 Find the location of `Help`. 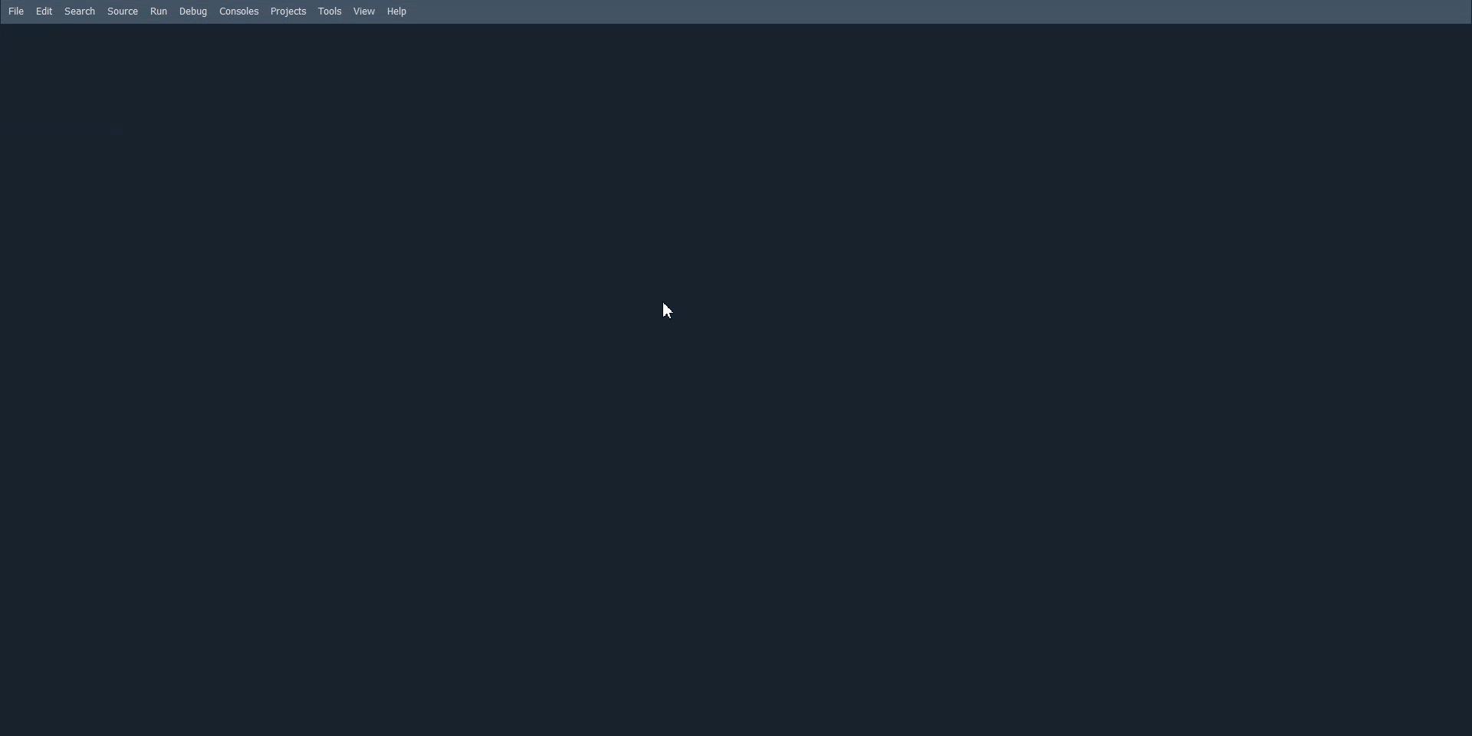

Help is located at coordinates (398, 12).